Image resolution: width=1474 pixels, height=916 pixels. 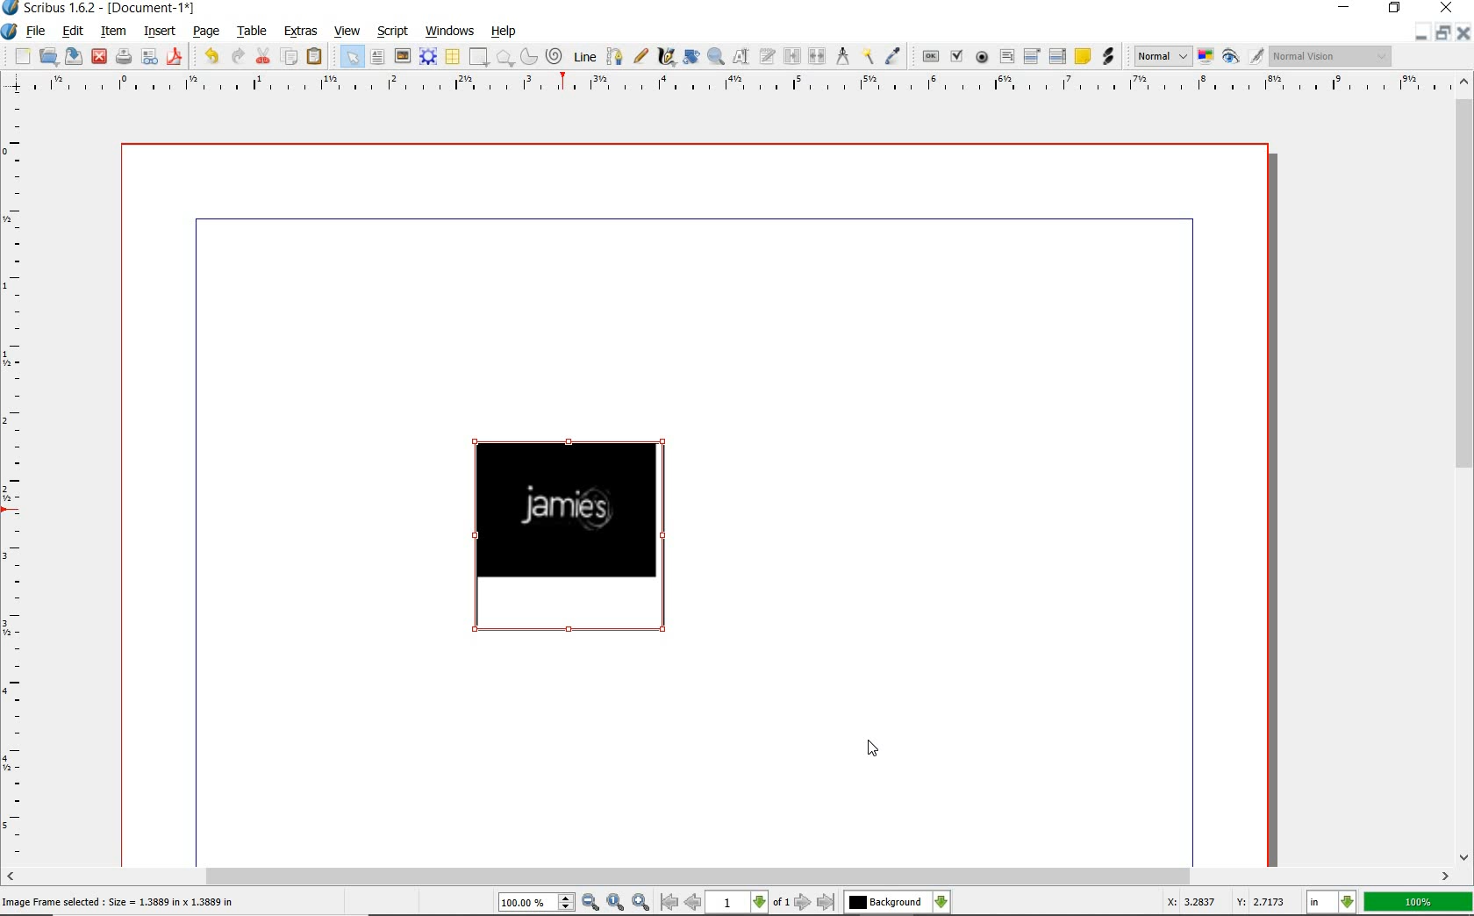 I want to click on pdf combo box, so click(x=1029, y=56).